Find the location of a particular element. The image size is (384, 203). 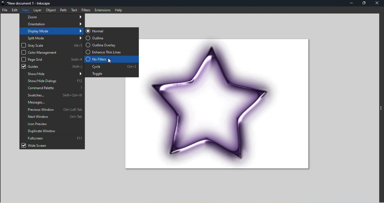

Gray scale is located at coordinates (52, 45).